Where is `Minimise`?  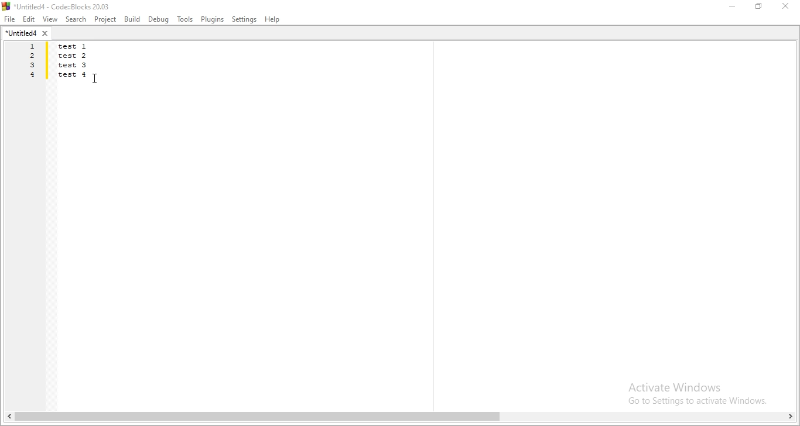
Minimise is located at coordinates (731, 7).